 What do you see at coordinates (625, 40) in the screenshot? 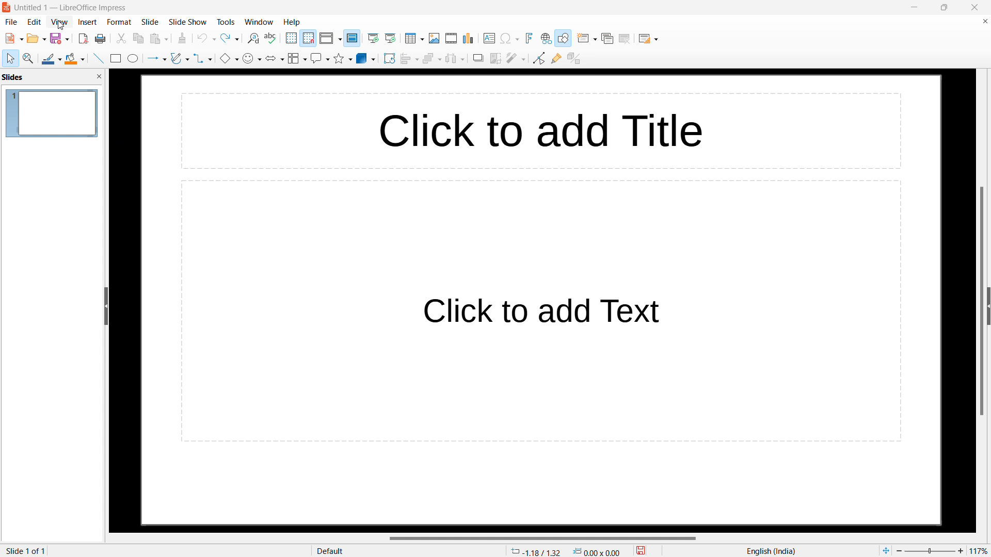
I see `delete slide` at bounding box center [625, 40].